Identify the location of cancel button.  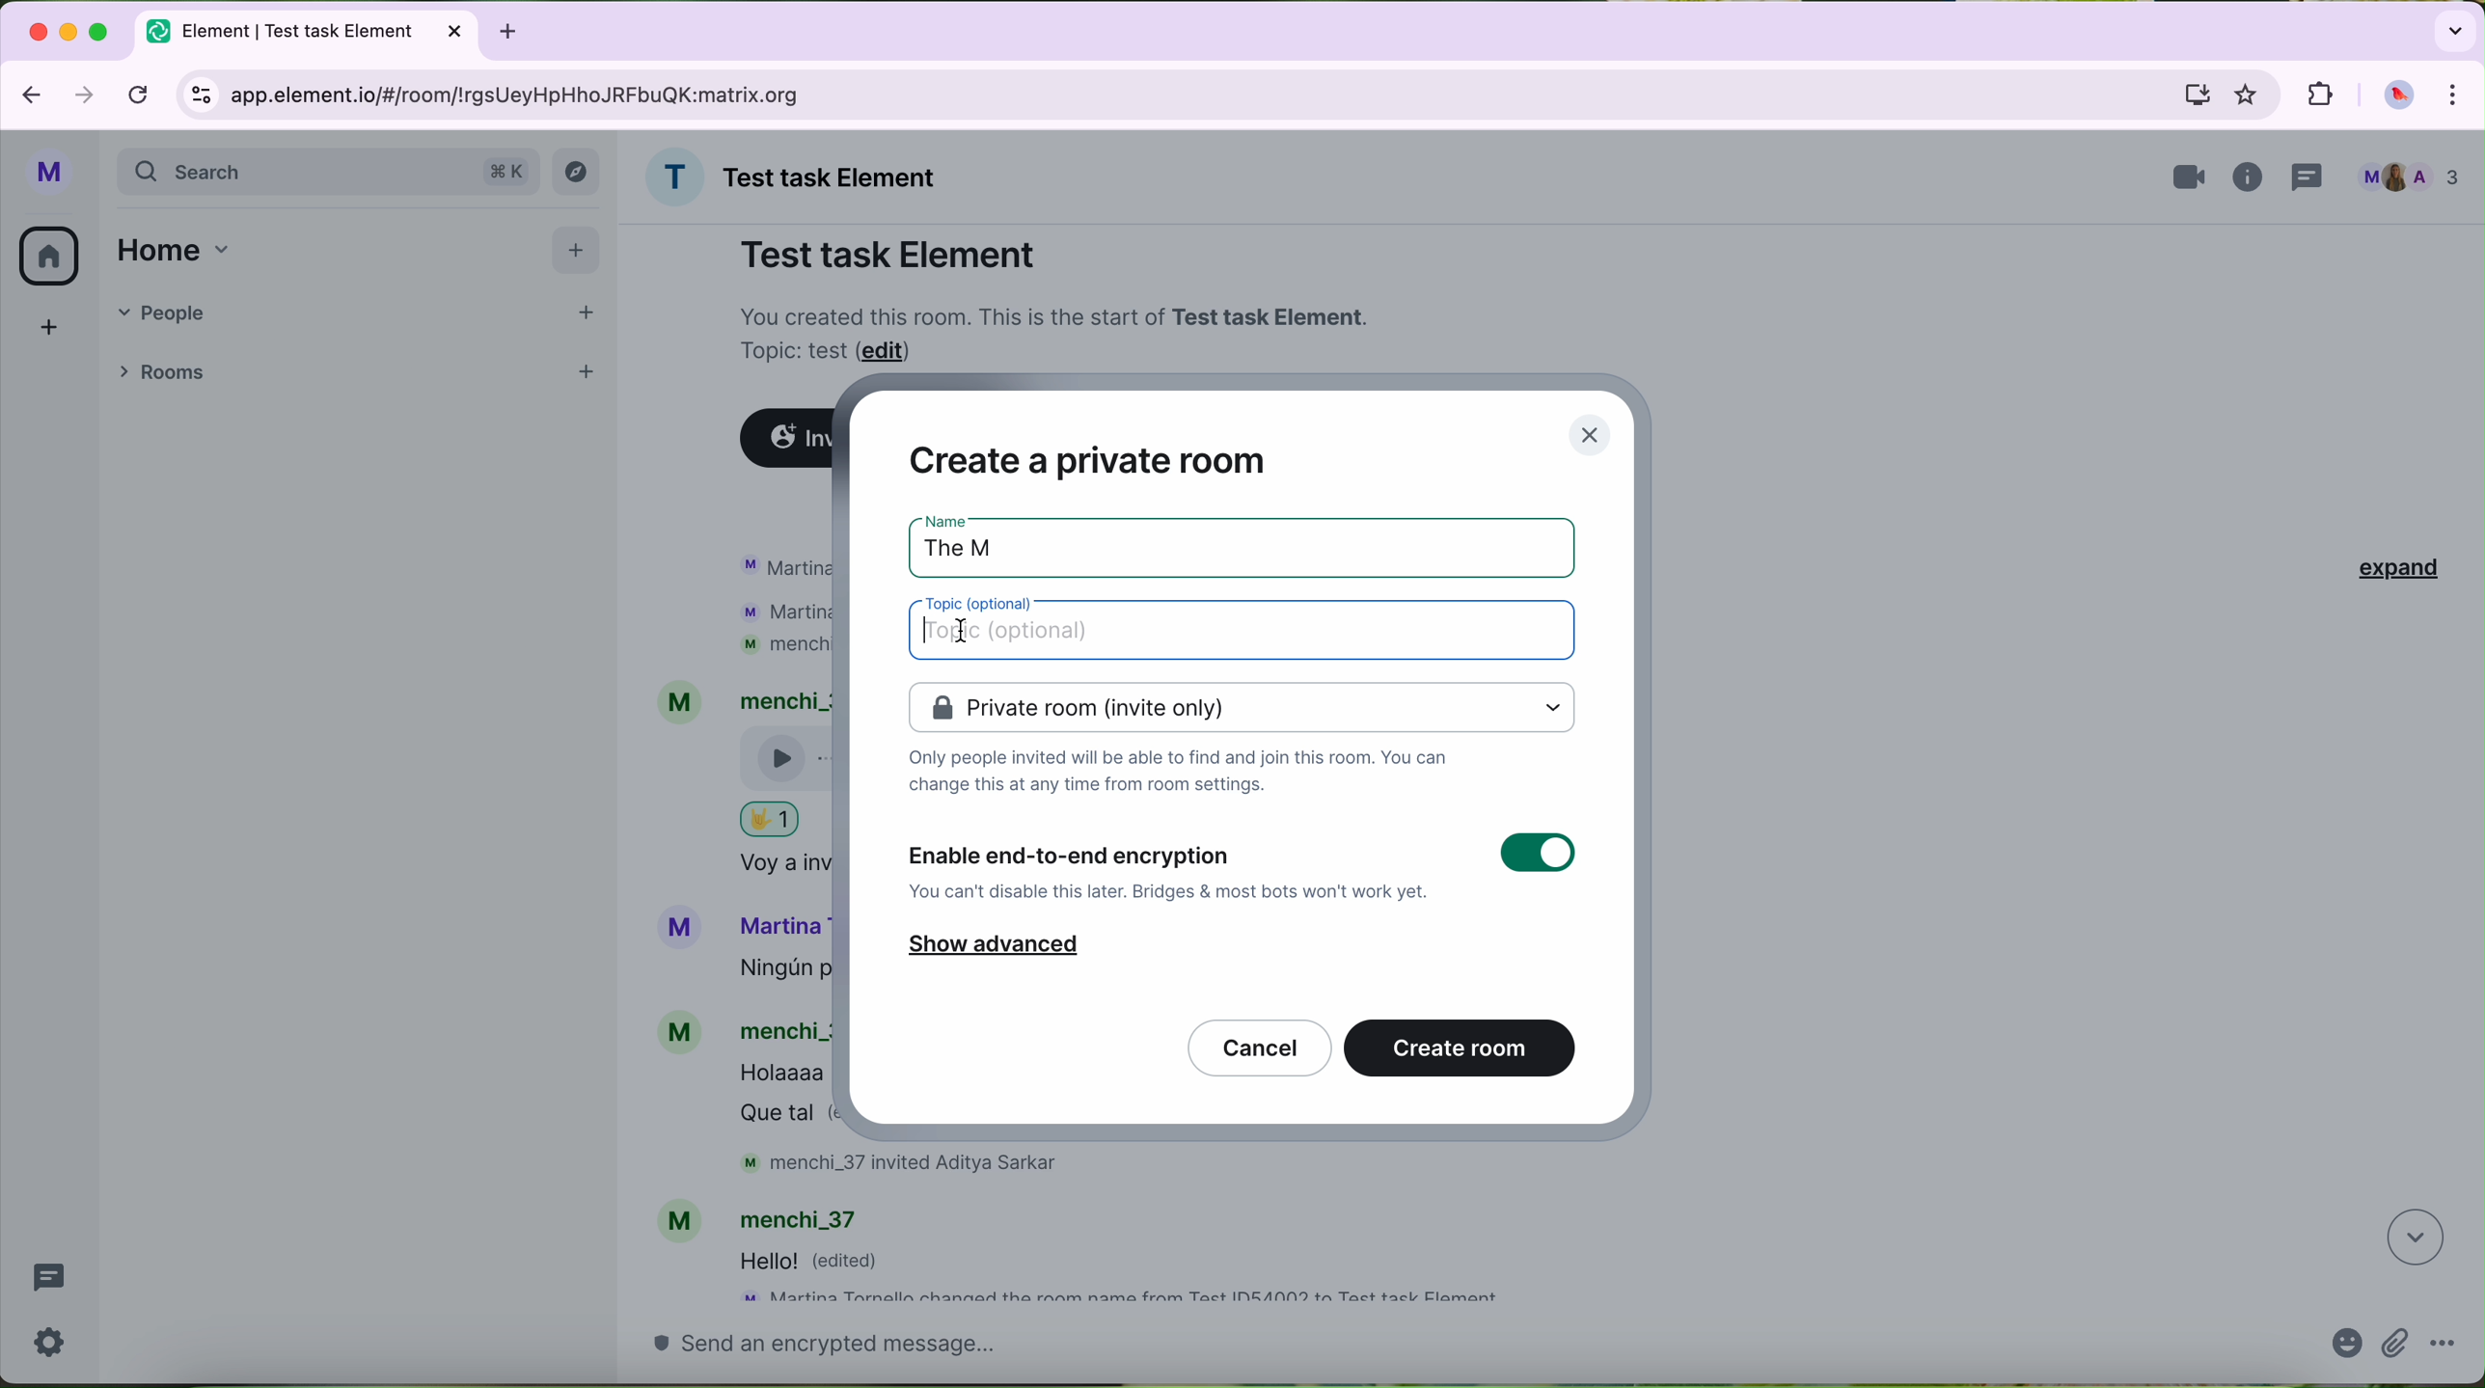
(1260, 1047).